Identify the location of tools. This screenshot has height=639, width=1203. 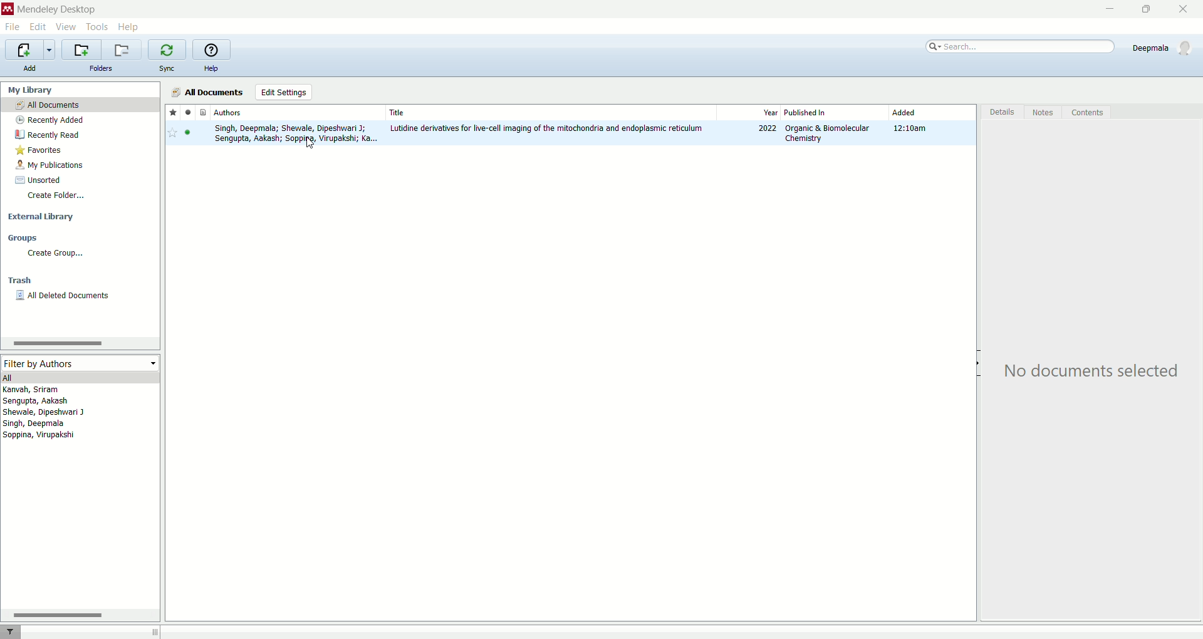
(97, 26).